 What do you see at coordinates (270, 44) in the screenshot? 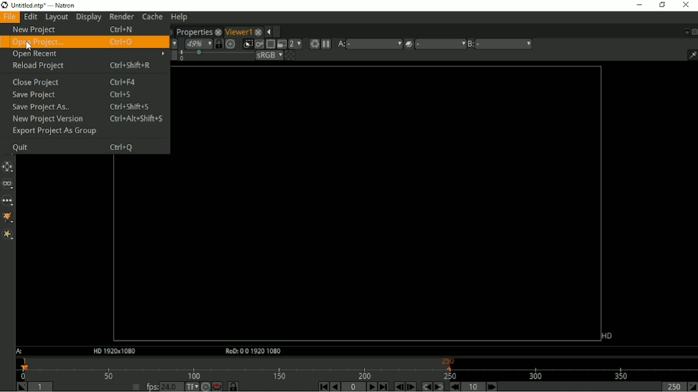
I see `Enables the region of interest that enables the portion of the viewer that is kept updated` at bounding box center [270, 44].